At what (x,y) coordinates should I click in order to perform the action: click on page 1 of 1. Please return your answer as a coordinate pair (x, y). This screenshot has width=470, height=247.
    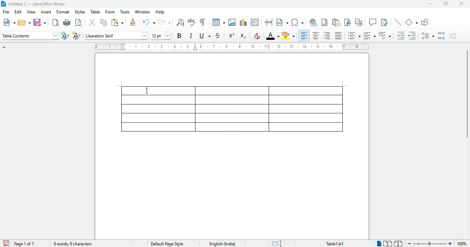
    Looking at the image, I should click on (24, 244).